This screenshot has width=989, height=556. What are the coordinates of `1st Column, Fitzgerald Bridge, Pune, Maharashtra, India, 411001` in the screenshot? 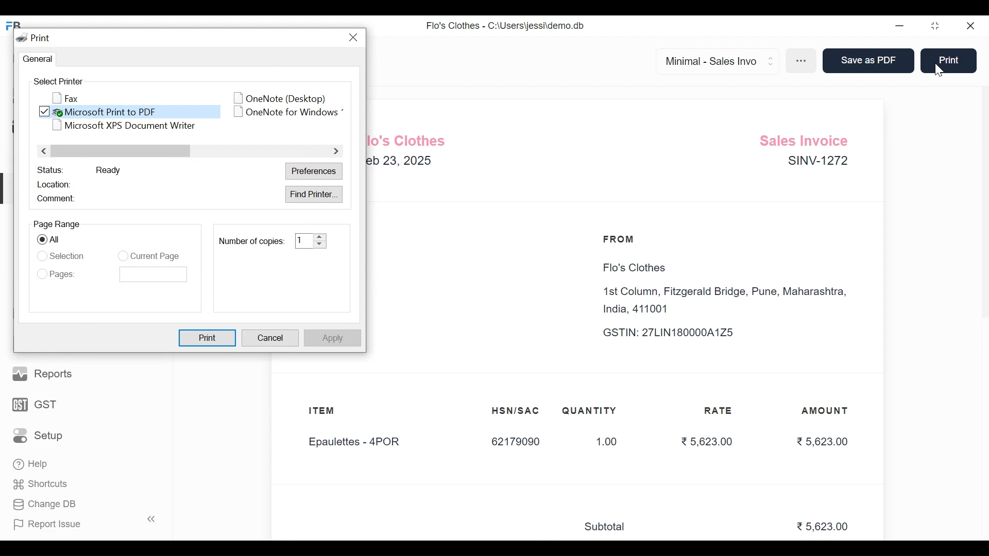 It's located at (728, 301).